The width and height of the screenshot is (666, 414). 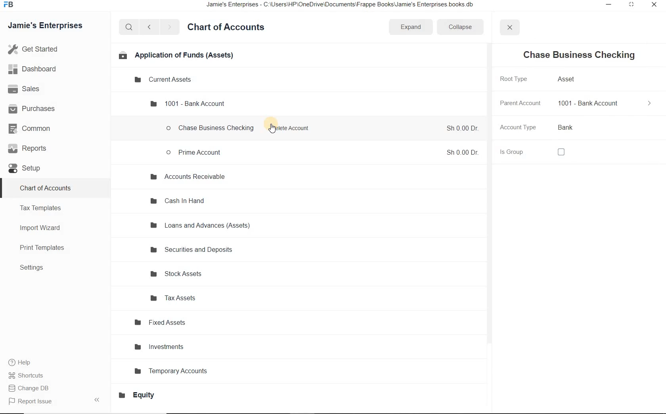 What do you see at coordinates (187, 177) in the screenshot?
I see `Accounts Receivable` at bounding box center [187, 177].